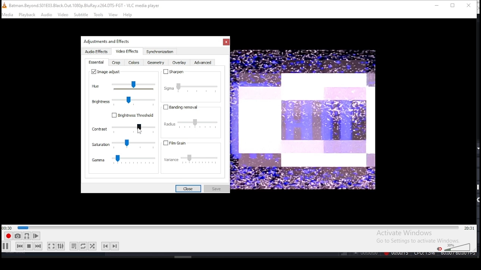 The height and width of the screenshot is (270, 481). What do you see at coordinates (35, 236) in the screenshot?
I see `frame by frame` at bounding box center [35, 236].